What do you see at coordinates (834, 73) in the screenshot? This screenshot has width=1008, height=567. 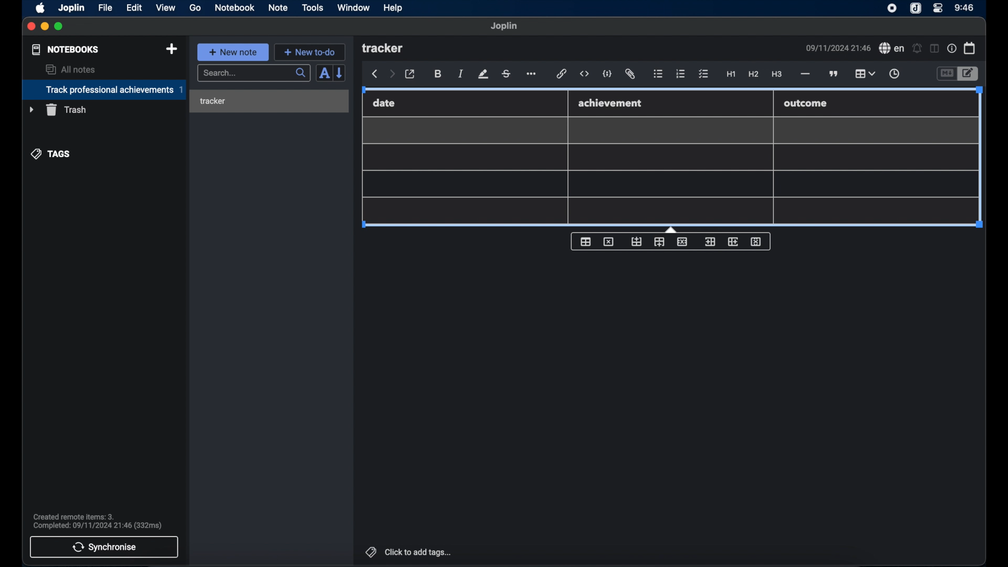 I see `block quote` at bounding box center [834, 73].